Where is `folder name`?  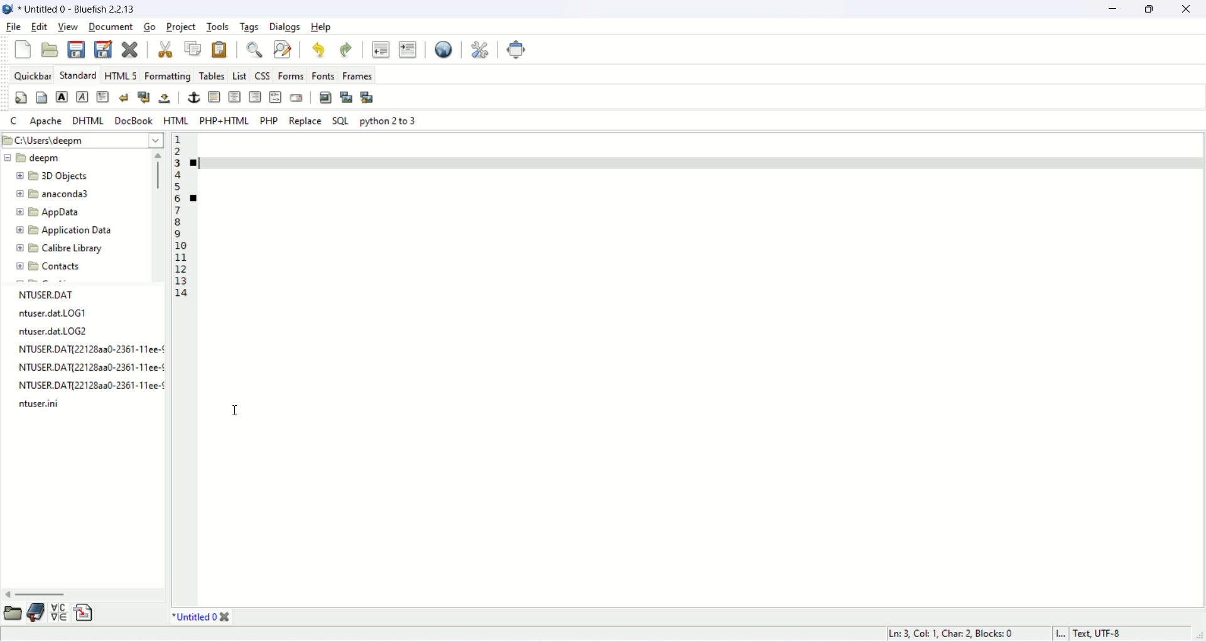 folder name is located at coordinates (71, 210).